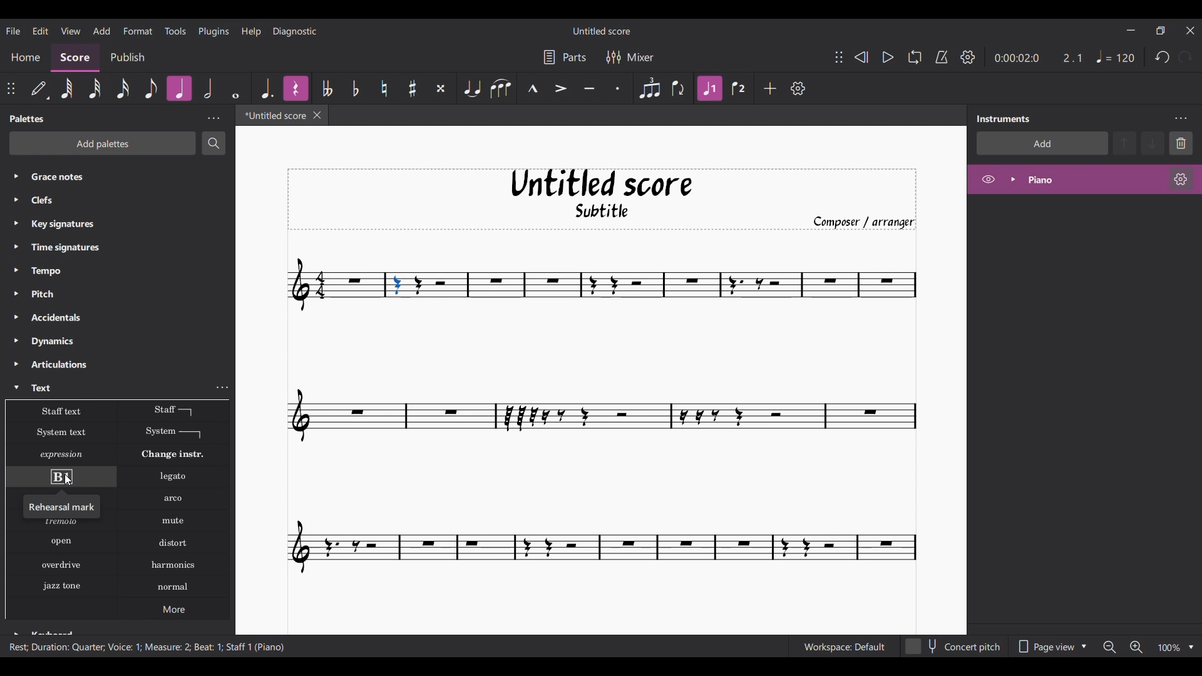 The width and height of the screenshot is (1202, 676). Describe the element at coordinates (501, 88) in the screenshot. I see `Slur` at that location.